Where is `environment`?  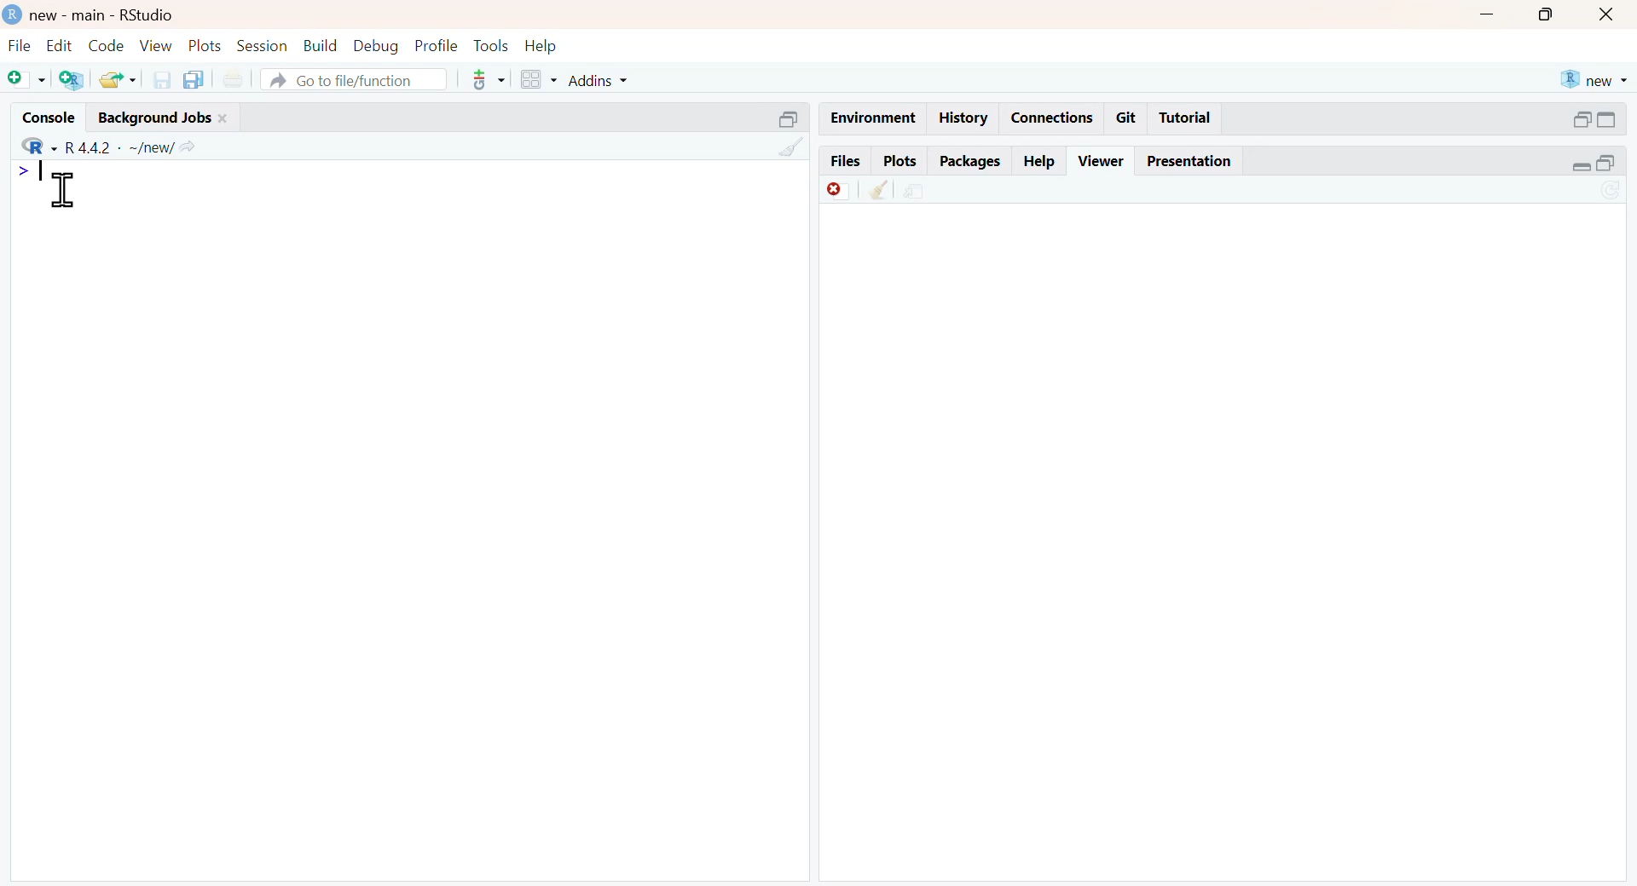
environment is located at coordinates (915, 193).